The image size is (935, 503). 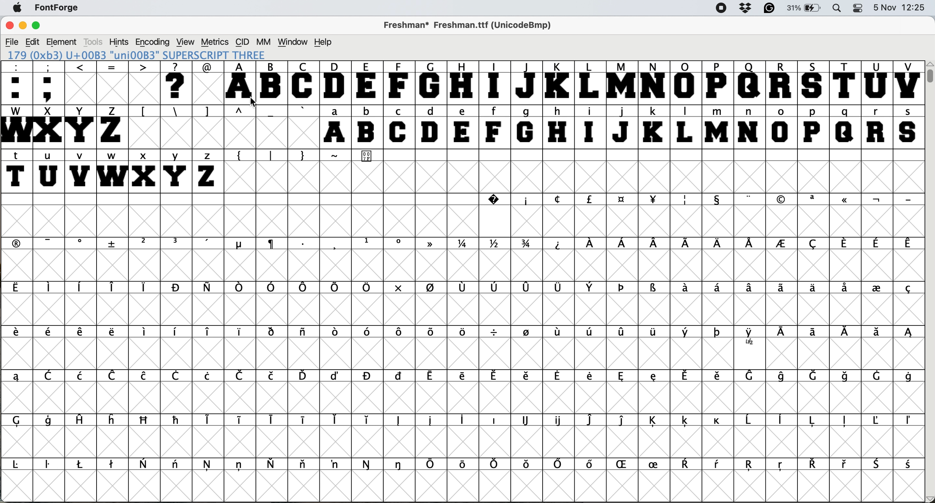 What do you see at coordinates (782, 82) in the screenshot?
I see `R` at bounding box center [782, 82].